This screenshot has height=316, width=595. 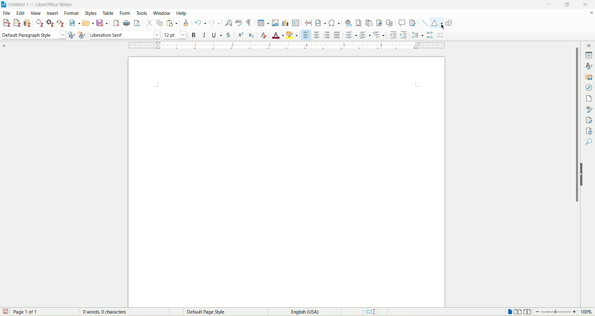 I want to click on insert bookmark, so click(x=380, y=23).